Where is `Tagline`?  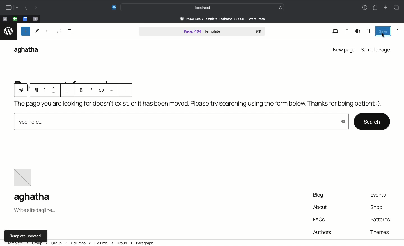
Tagline is located at coordinates (35, 211).